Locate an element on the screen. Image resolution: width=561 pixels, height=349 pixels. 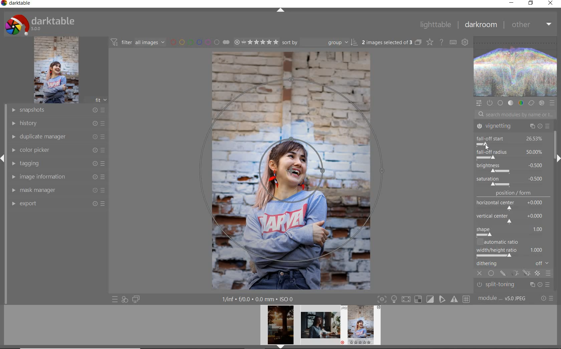
dithering is located at coordinates (514, 264).